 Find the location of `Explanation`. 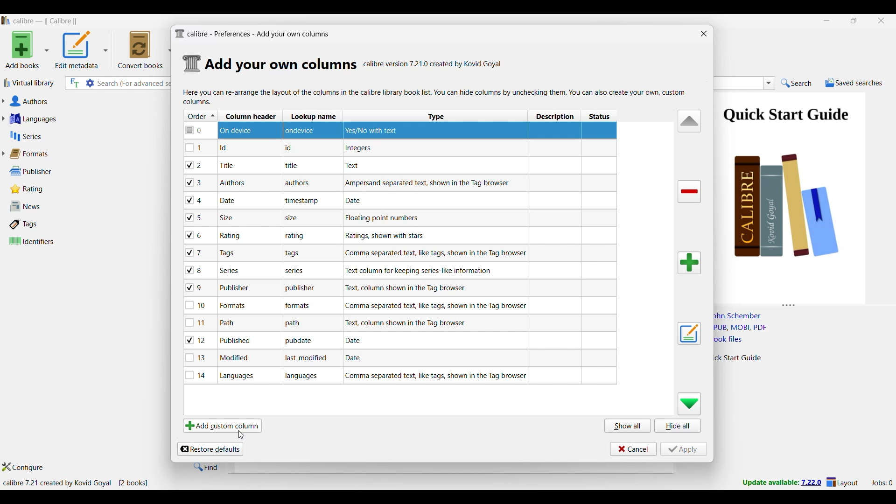

Explanation is located at coordinates (408, 323).